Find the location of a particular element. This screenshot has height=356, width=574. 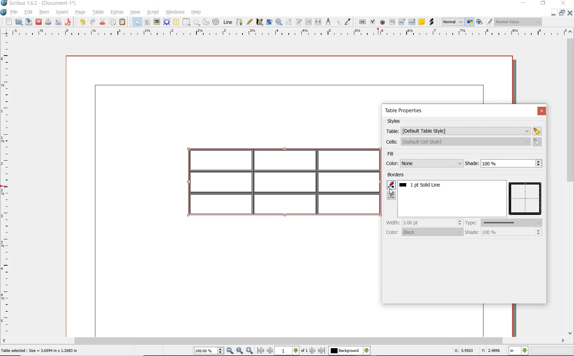

ruler is located at coordinates (285, 33).